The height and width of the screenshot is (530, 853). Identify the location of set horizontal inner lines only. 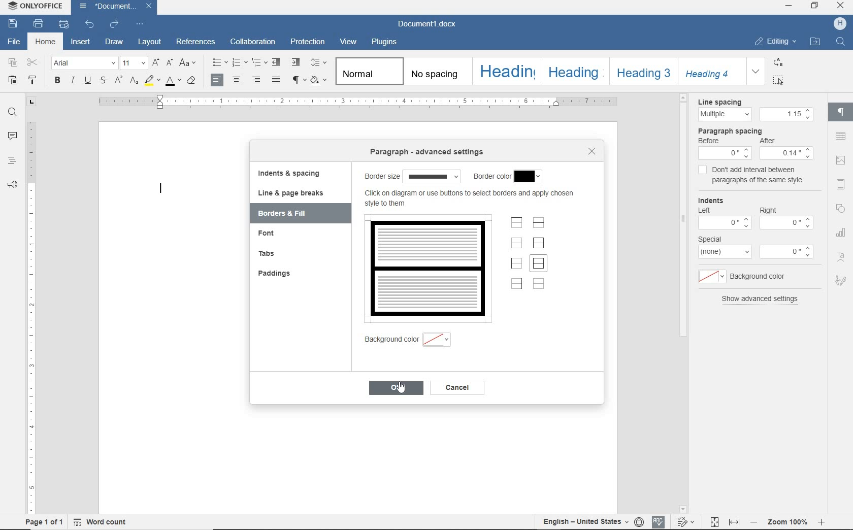
(540, 224).